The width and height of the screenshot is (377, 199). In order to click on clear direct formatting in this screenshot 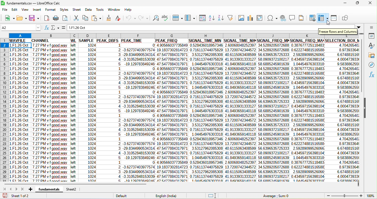, I will do `click(119, 18)`.